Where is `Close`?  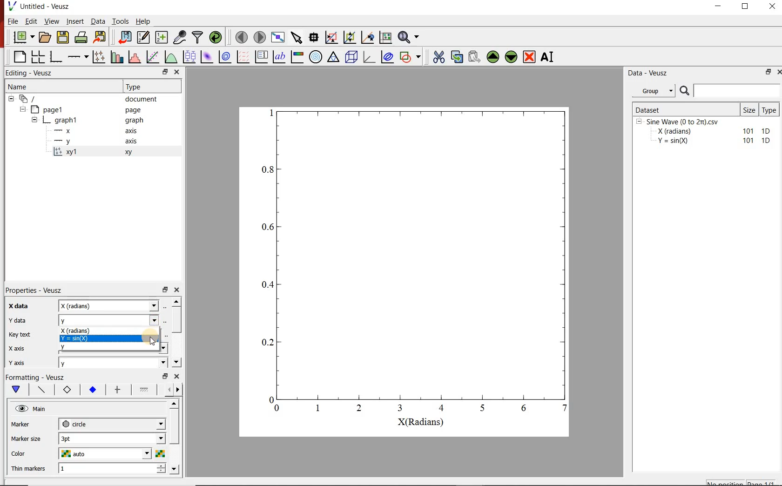
Close is located at coordinates (177, 376).